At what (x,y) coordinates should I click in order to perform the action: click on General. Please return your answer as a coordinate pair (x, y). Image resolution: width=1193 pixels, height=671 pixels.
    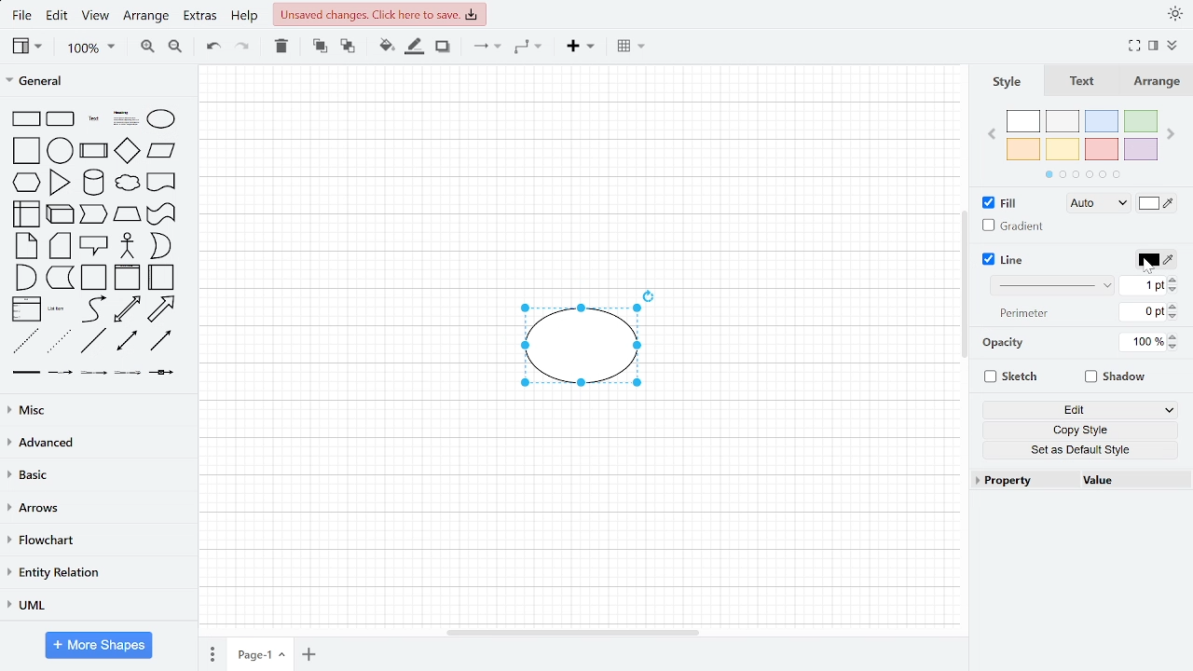
    Looking at the image, I should click on (95, 83).